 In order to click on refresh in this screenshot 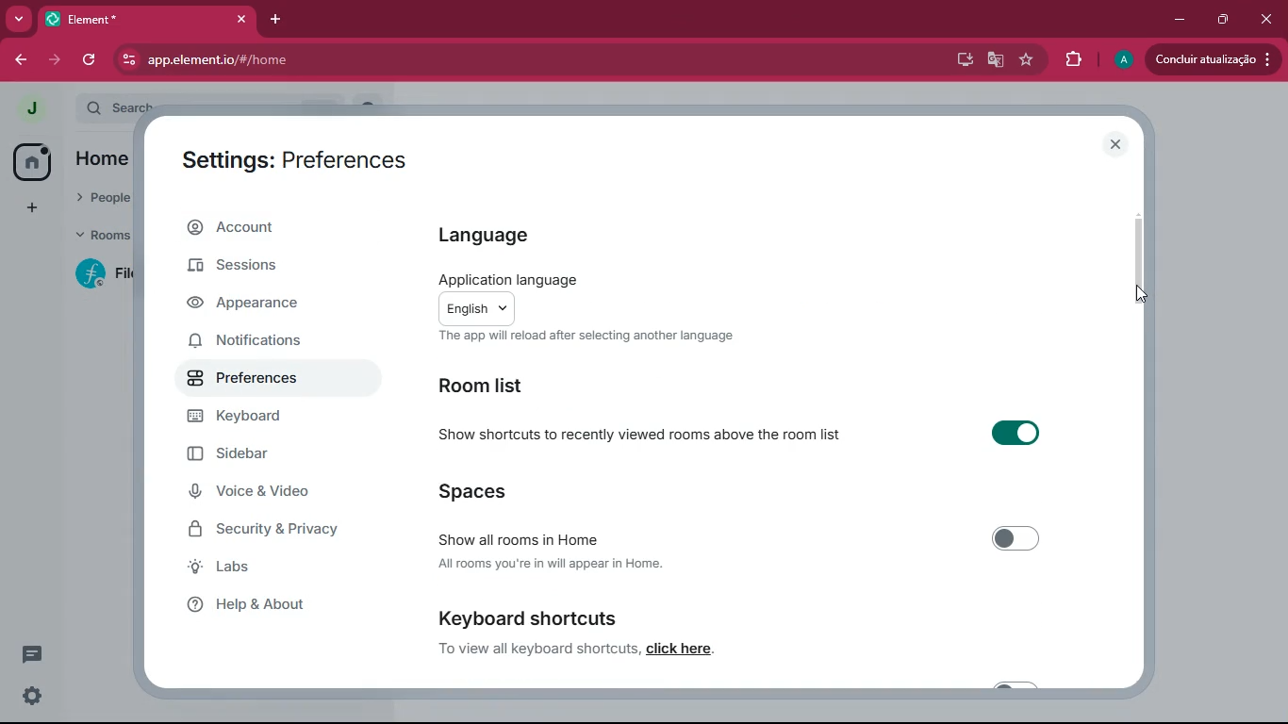, I will do `click(91, 59)`.